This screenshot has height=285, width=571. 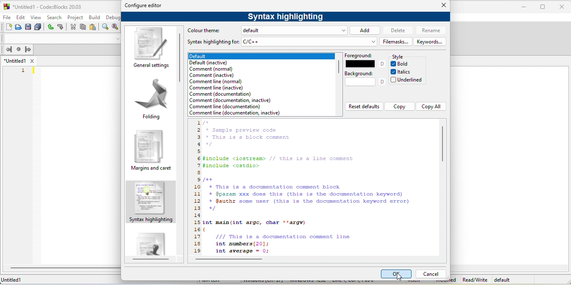 I want to click on comment line normal, so click(x=216, y=81).